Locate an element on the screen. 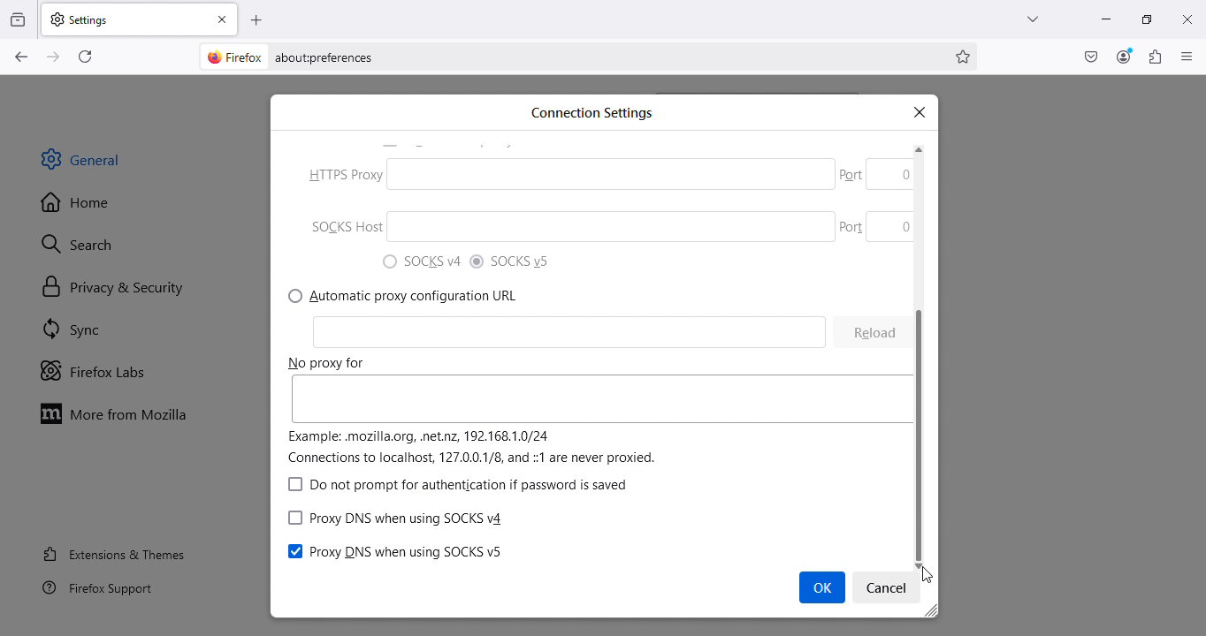 This screenshot has height=636, width=1206. Address bar is located at coordinates (610, 57).